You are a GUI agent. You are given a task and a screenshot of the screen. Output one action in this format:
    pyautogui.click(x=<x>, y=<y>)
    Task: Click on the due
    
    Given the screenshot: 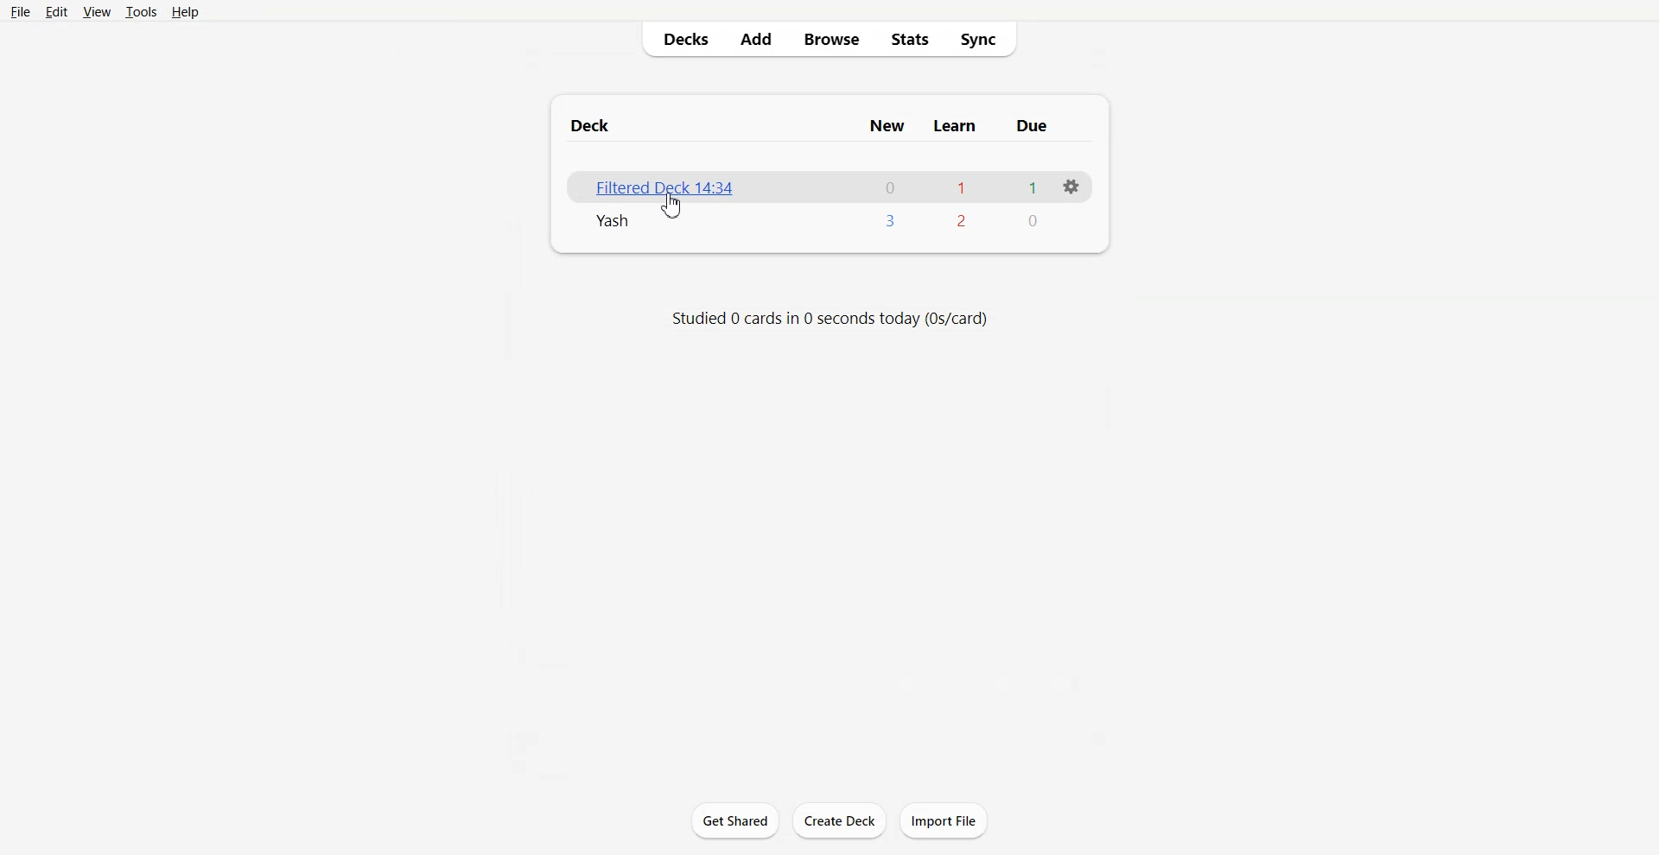 What is the action you would take?
    pyautogui.click(x=1031, y=126)
    